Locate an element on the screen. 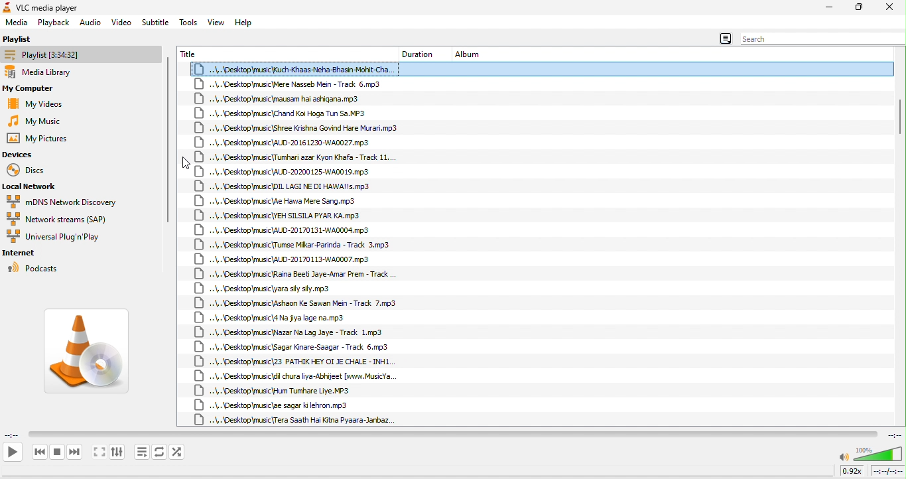 The height and width of the screenshot is (479, 906). playlist [3:34:32] is located at coordinates (80, 54).